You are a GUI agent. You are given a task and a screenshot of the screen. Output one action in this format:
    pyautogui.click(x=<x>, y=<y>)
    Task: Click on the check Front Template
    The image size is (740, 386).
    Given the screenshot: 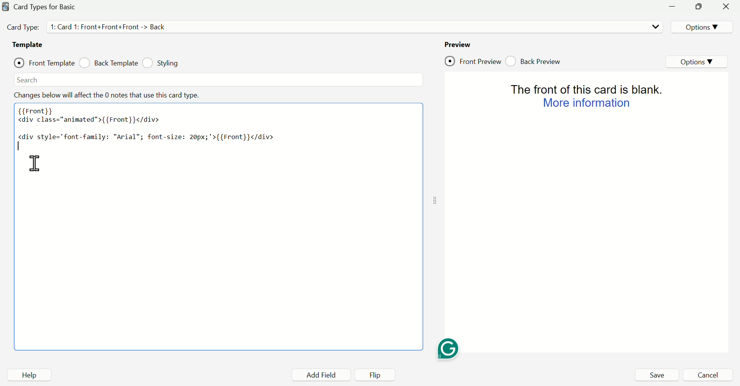 What is the action you would take?
    pyautogui.click(x=44, y=63)
    